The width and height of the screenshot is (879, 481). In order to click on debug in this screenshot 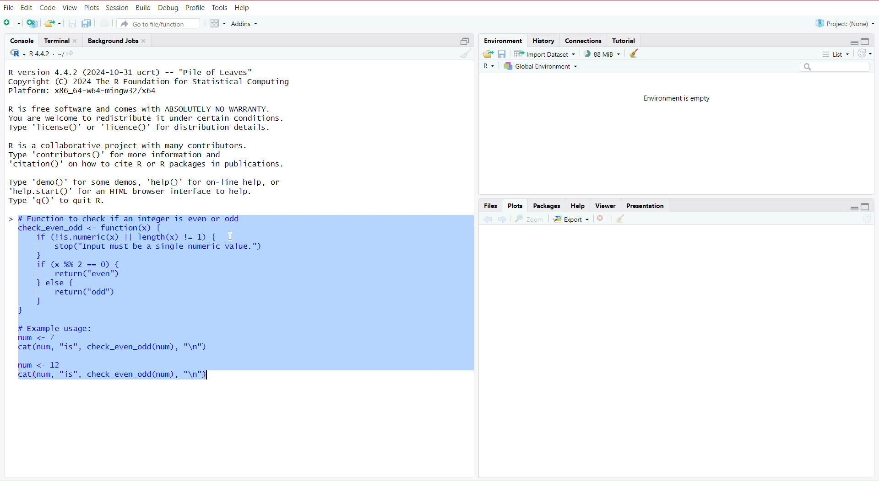, I will do `click(168, 8)`.